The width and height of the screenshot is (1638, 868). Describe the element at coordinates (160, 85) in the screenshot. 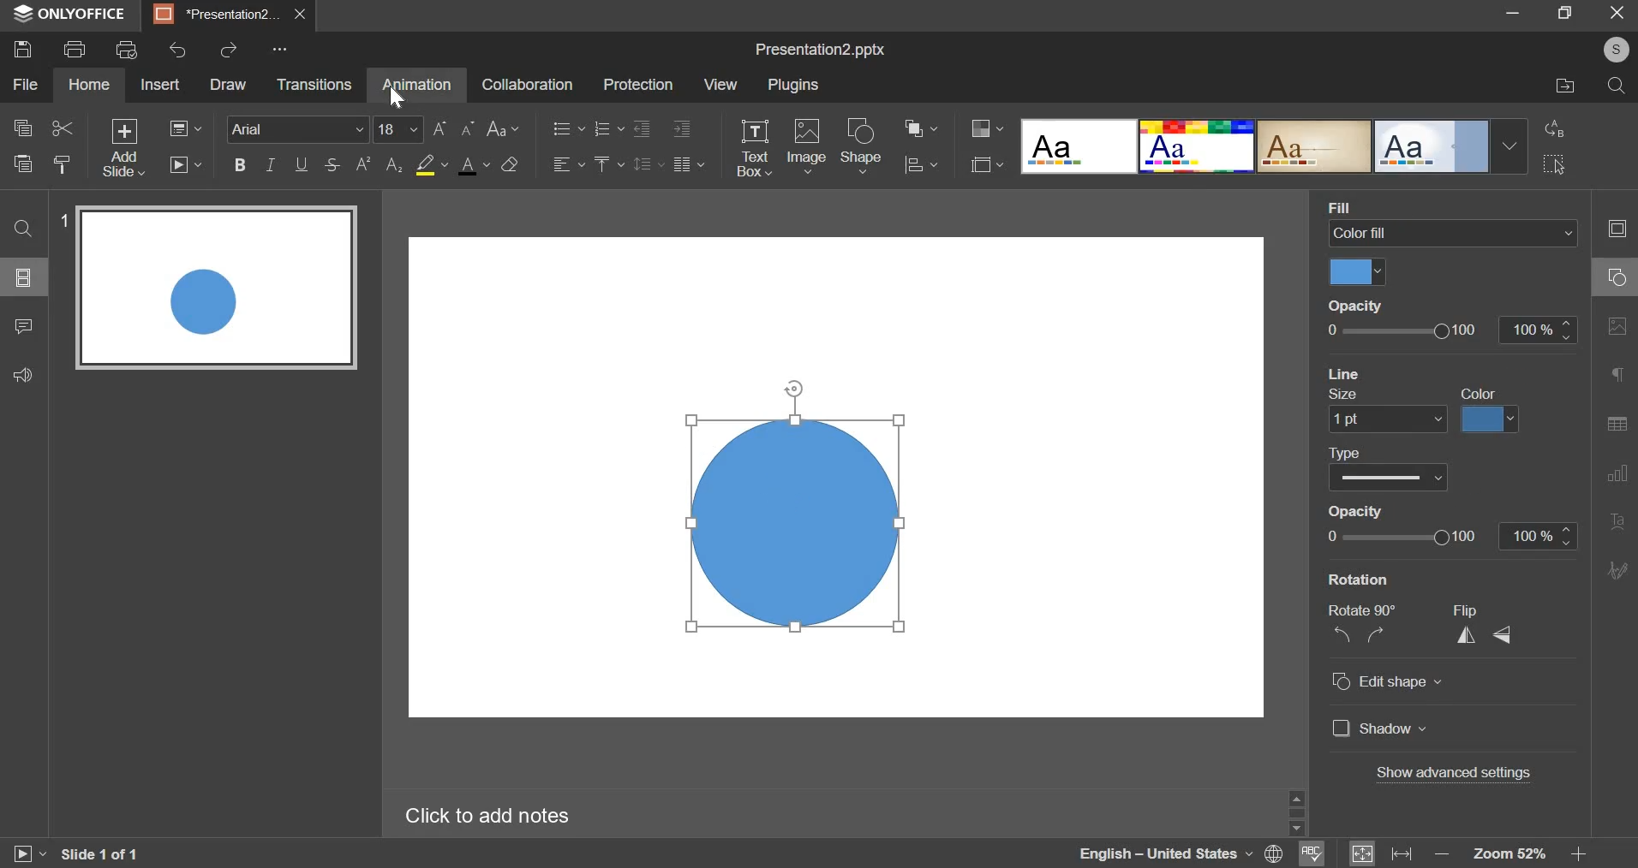

I see `insert` at that location.